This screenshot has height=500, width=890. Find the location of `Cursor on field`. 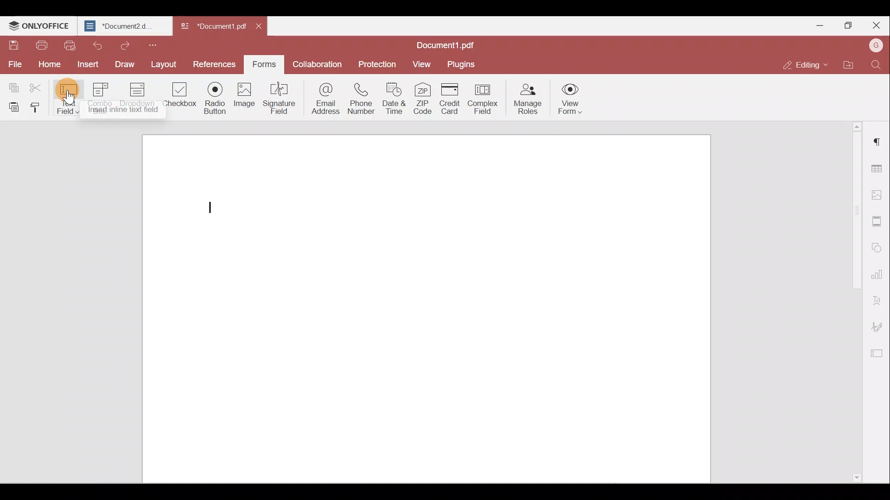

Cursor on field is located at coordinates (69, 109).